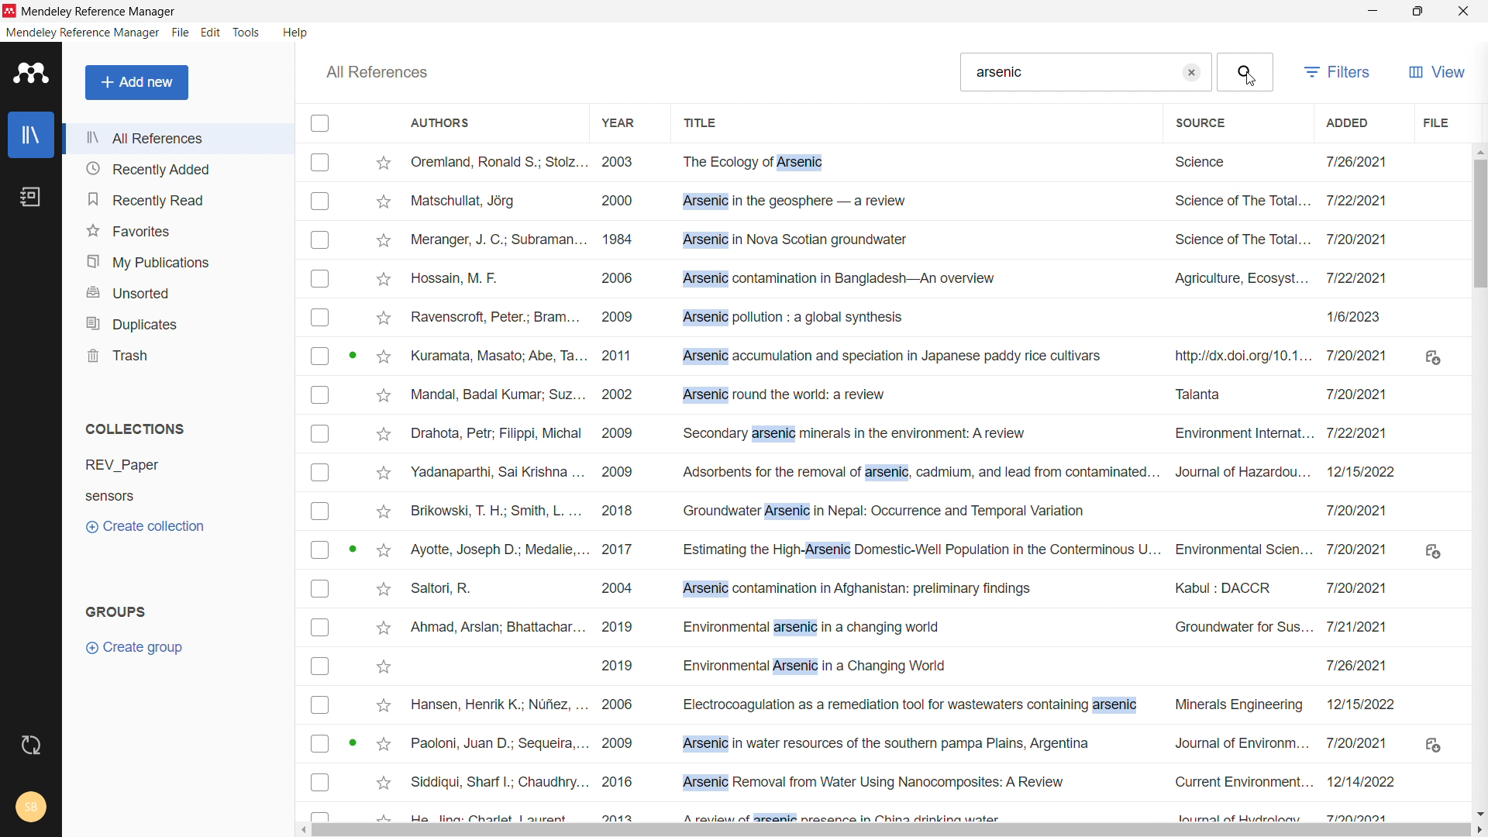  What do you see at coordinates (1372, 10) in the screenshot?
I see `minimize` at bounding box center [1372, 10].